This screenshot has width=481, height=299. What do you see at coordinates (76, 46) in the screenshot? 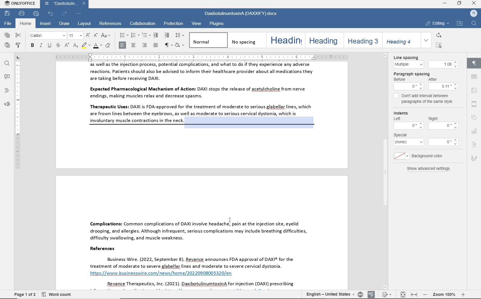
I see `subscript` at bounding box center [76, 46].